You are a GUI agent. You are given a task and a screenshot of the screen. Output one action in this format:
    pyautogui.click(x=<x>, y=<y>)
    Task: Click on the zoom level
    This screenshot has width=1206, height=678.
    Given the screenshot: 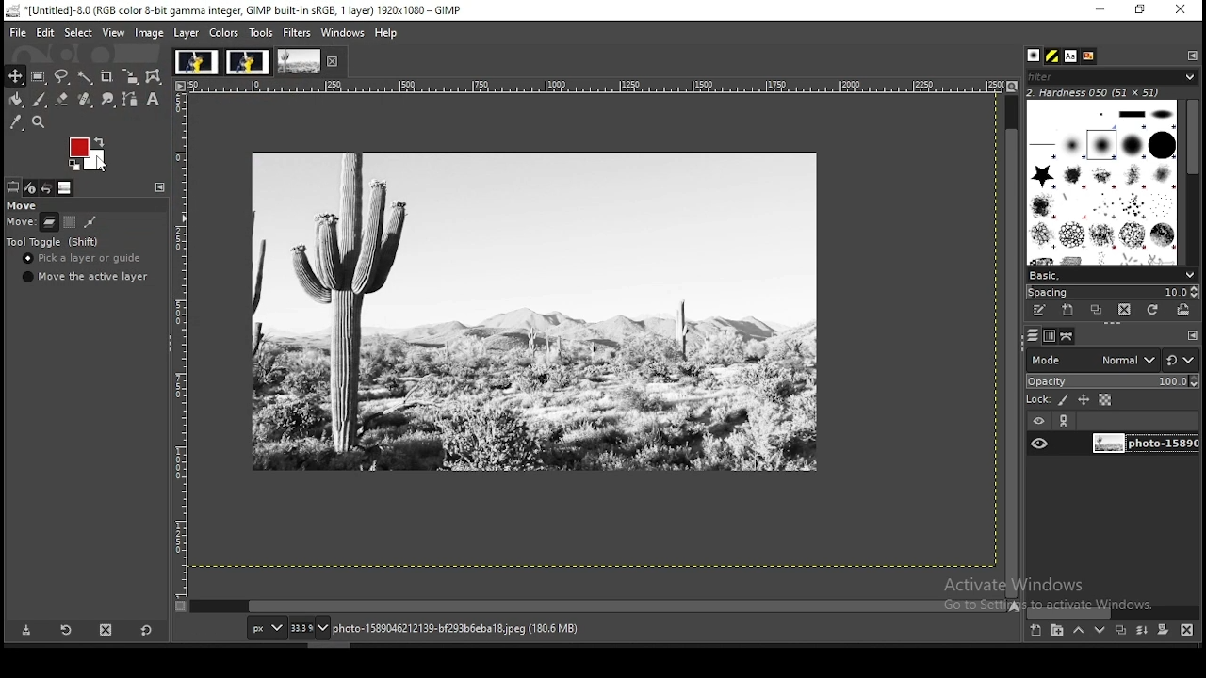 What is the action you would take?
    pyautogui.click(x=310, y=627)
    